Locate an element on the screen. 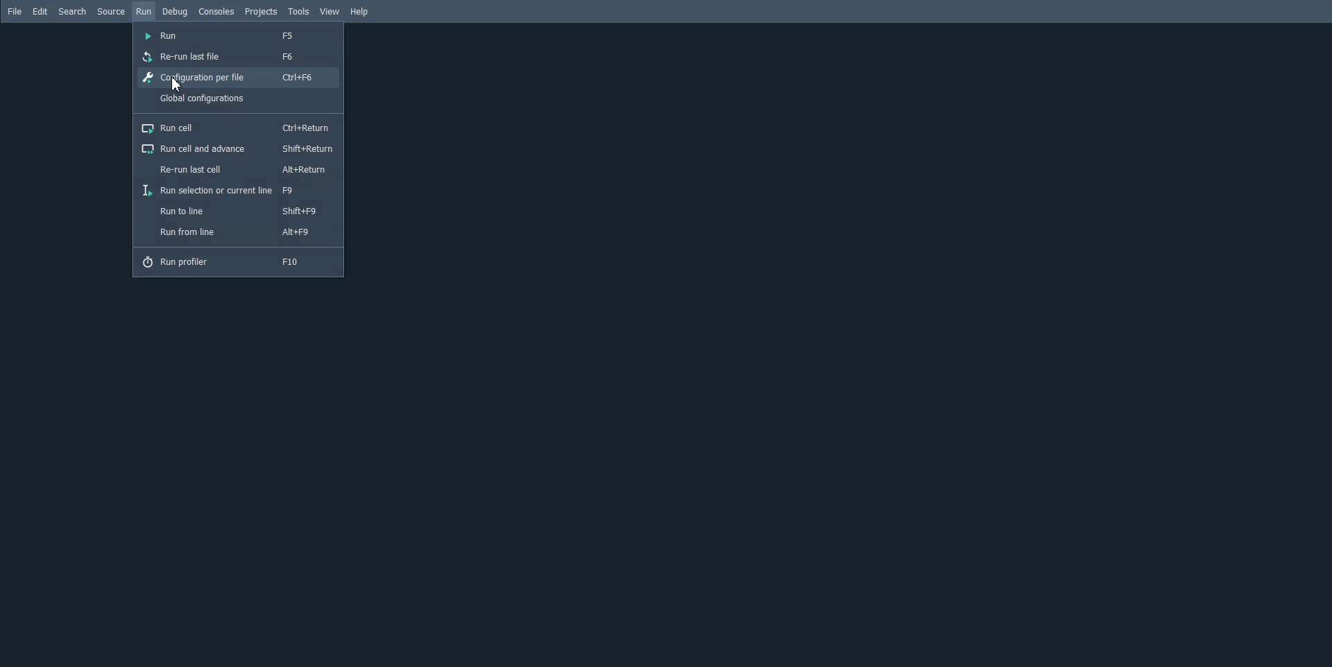  Run cell and advance is located at coordinates (238, 148).